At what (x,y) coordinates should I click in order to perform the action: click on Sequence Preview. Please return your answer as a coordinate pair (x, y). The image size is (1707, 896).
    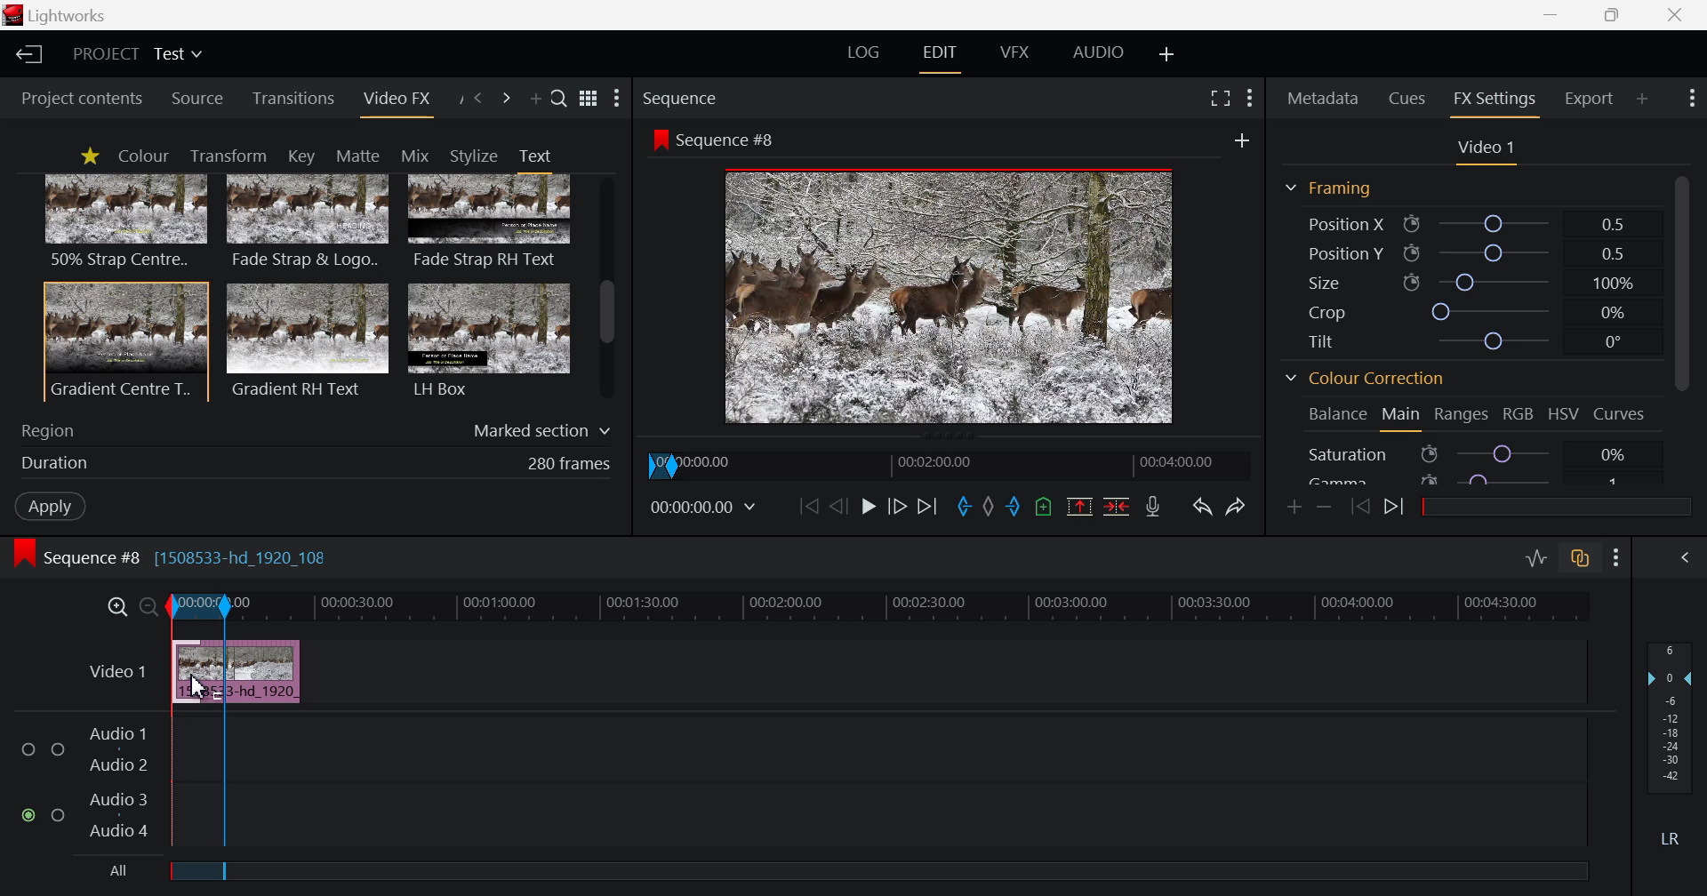
    Looking at the image, I should click on (951, 300).